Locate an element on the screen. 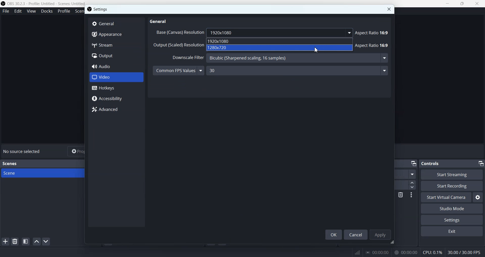 The width and height of the screenshot is (485, 257). Hotkeys is located at coordinates (116, 88).